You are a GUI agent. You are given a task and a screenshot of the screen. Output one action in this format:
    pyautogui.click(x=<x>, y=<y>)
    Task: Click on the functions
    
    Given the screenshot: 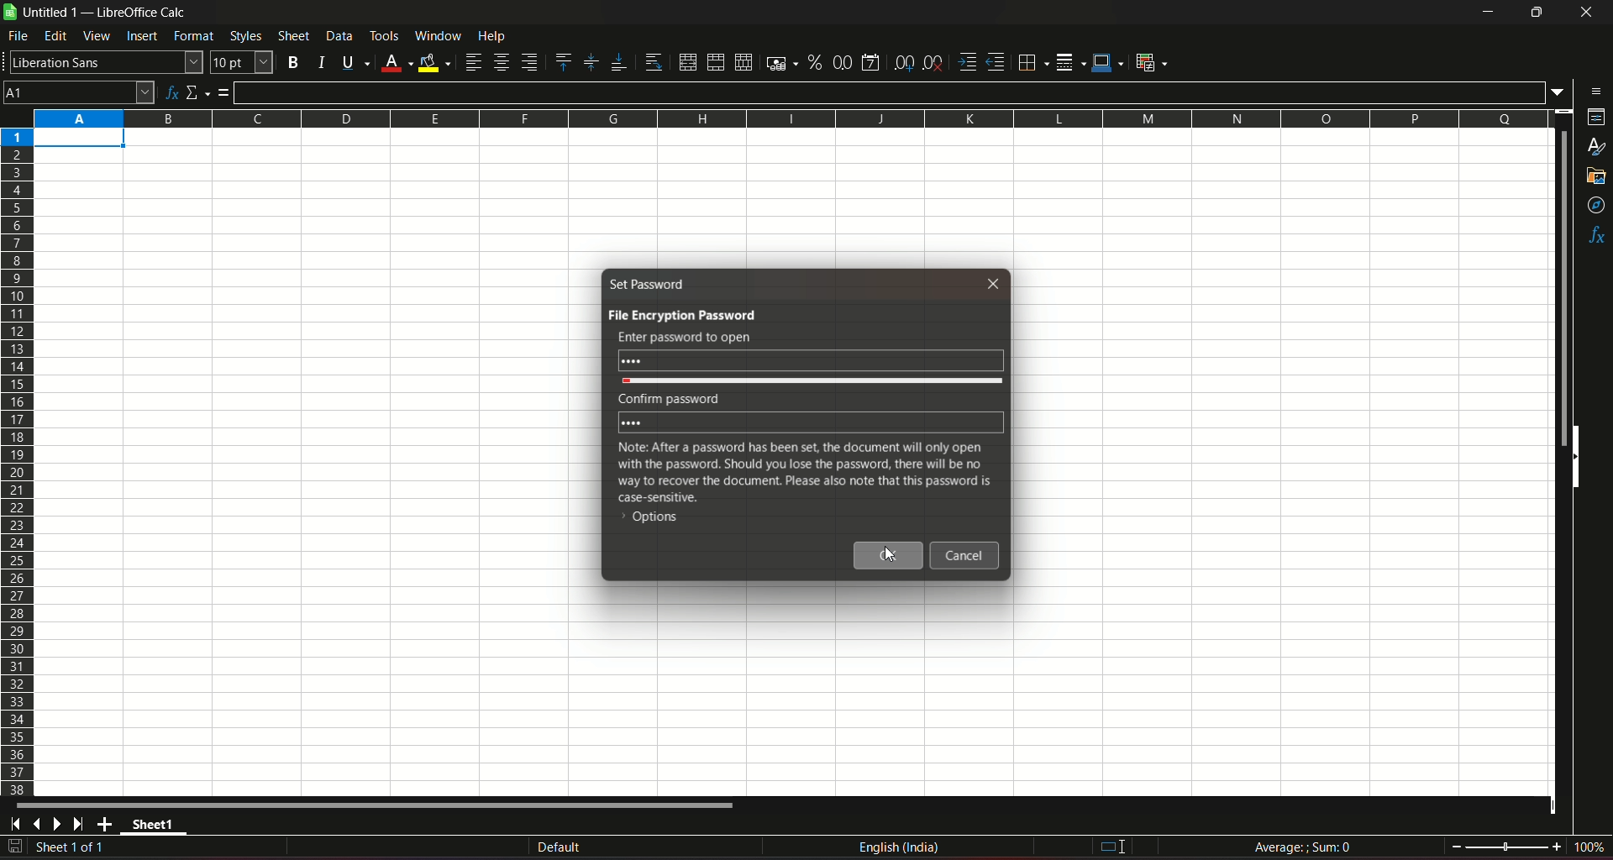 What is the action you would take?
    pyautogui.click(x=1595, y=236)
    